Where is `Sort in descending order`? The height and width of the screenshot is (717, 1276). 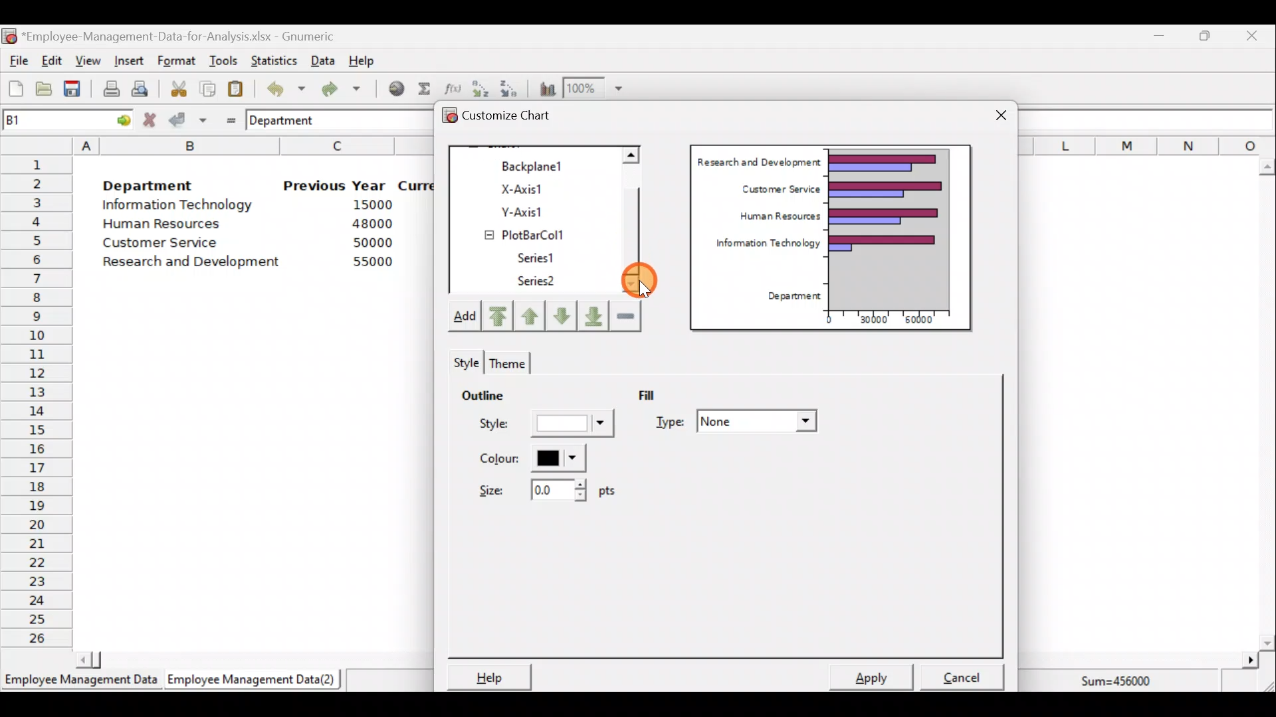 Sort in descending order is located at coordinates (510, 88).